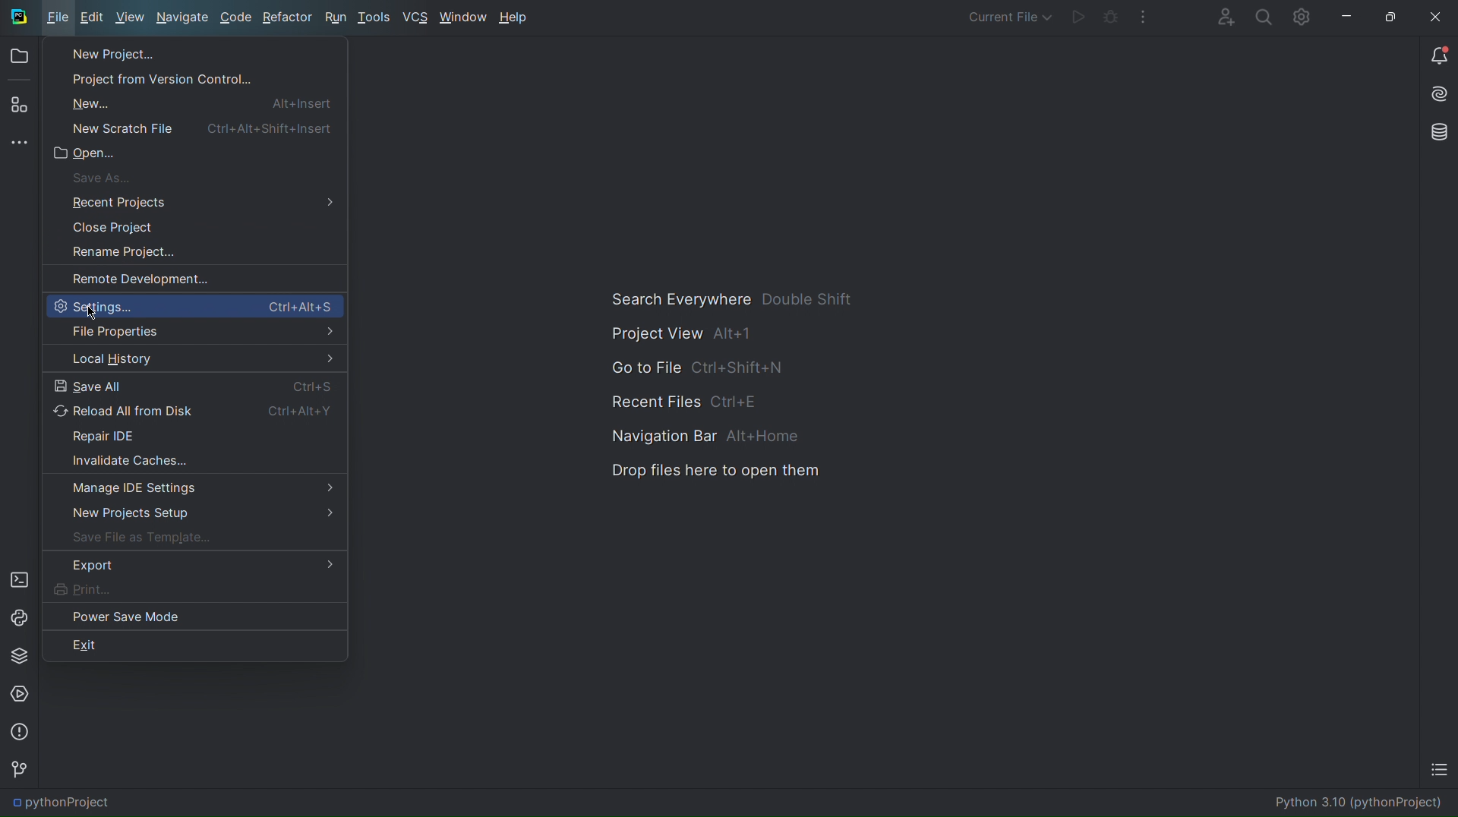 This screenshot has width=1458, height=817. Describe the element at coordinates (19, 577) in the screenshot. I see `Terminal` at that location.